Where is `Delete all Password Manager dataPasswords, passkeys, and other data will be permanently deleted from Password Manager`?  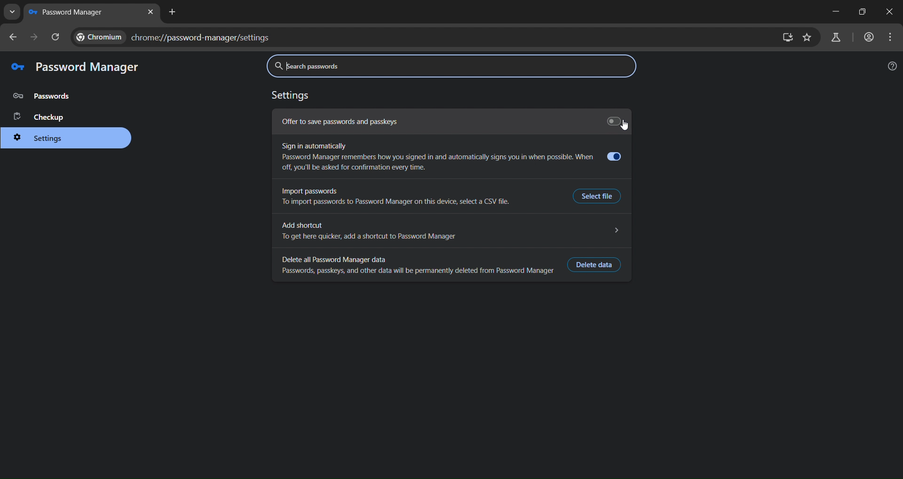
Delete all Password Manager dataPasswords, passkeys, and other data will be permanently deleted from Password Manager is located at coordinates (416, 264).